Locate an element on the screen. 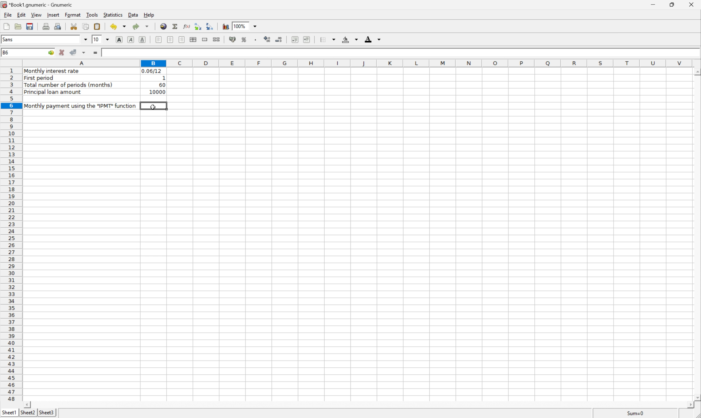  Minimize is located at coordinates (651, 4).